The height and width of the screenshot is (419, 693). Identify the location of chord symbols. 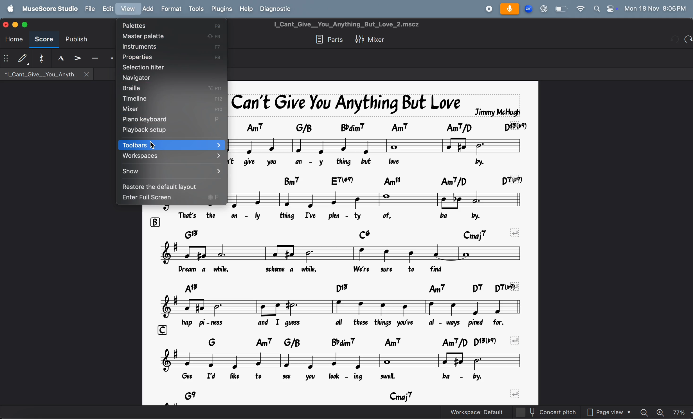
(345, 289).